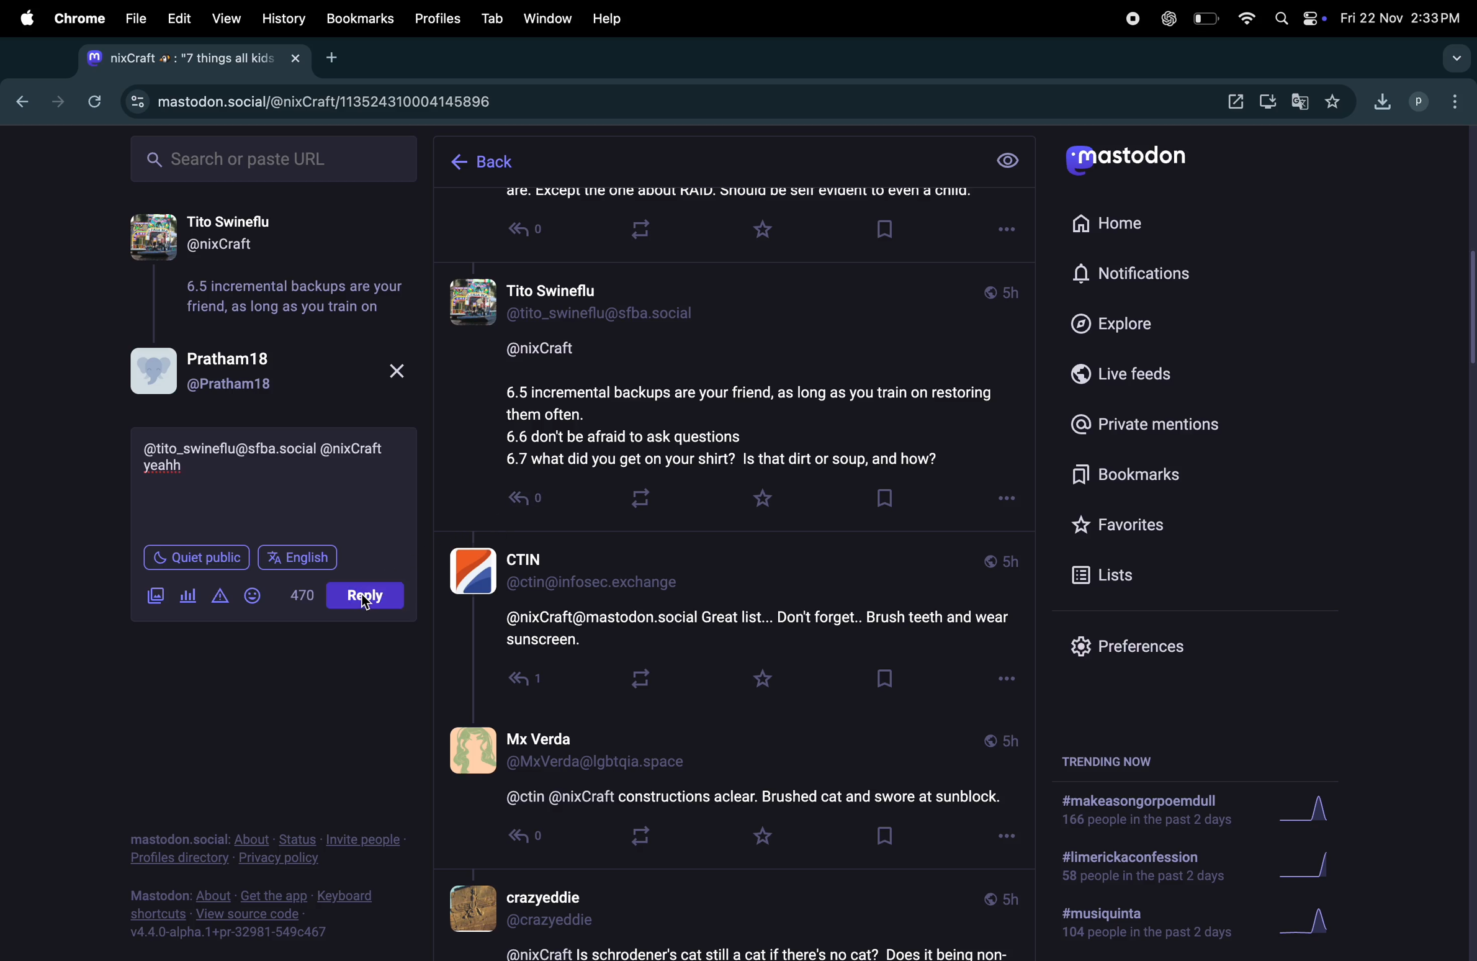  What do you see at coordinates (1334, 102) in the screenshot?
I see `favourites` at bounding box center [1334, 102].